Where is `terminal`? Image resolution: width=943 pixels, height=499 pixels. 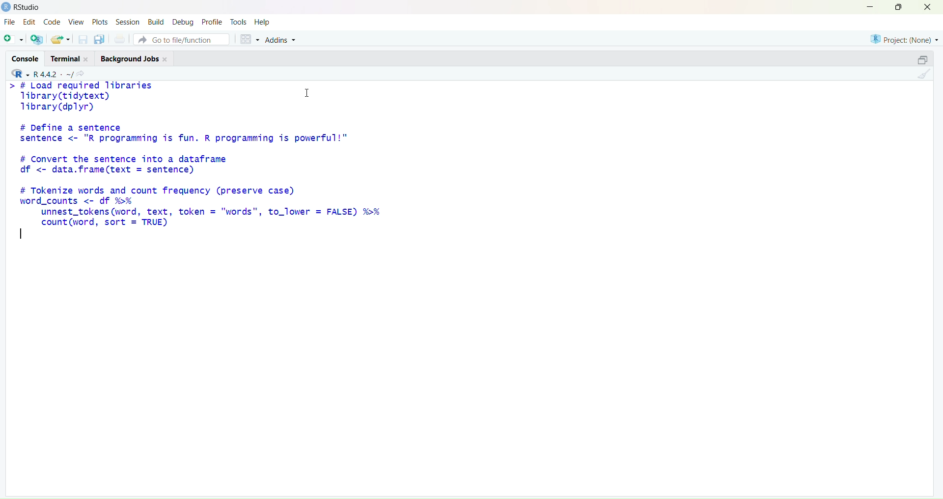 terminal is located at coordinates (69, 58).